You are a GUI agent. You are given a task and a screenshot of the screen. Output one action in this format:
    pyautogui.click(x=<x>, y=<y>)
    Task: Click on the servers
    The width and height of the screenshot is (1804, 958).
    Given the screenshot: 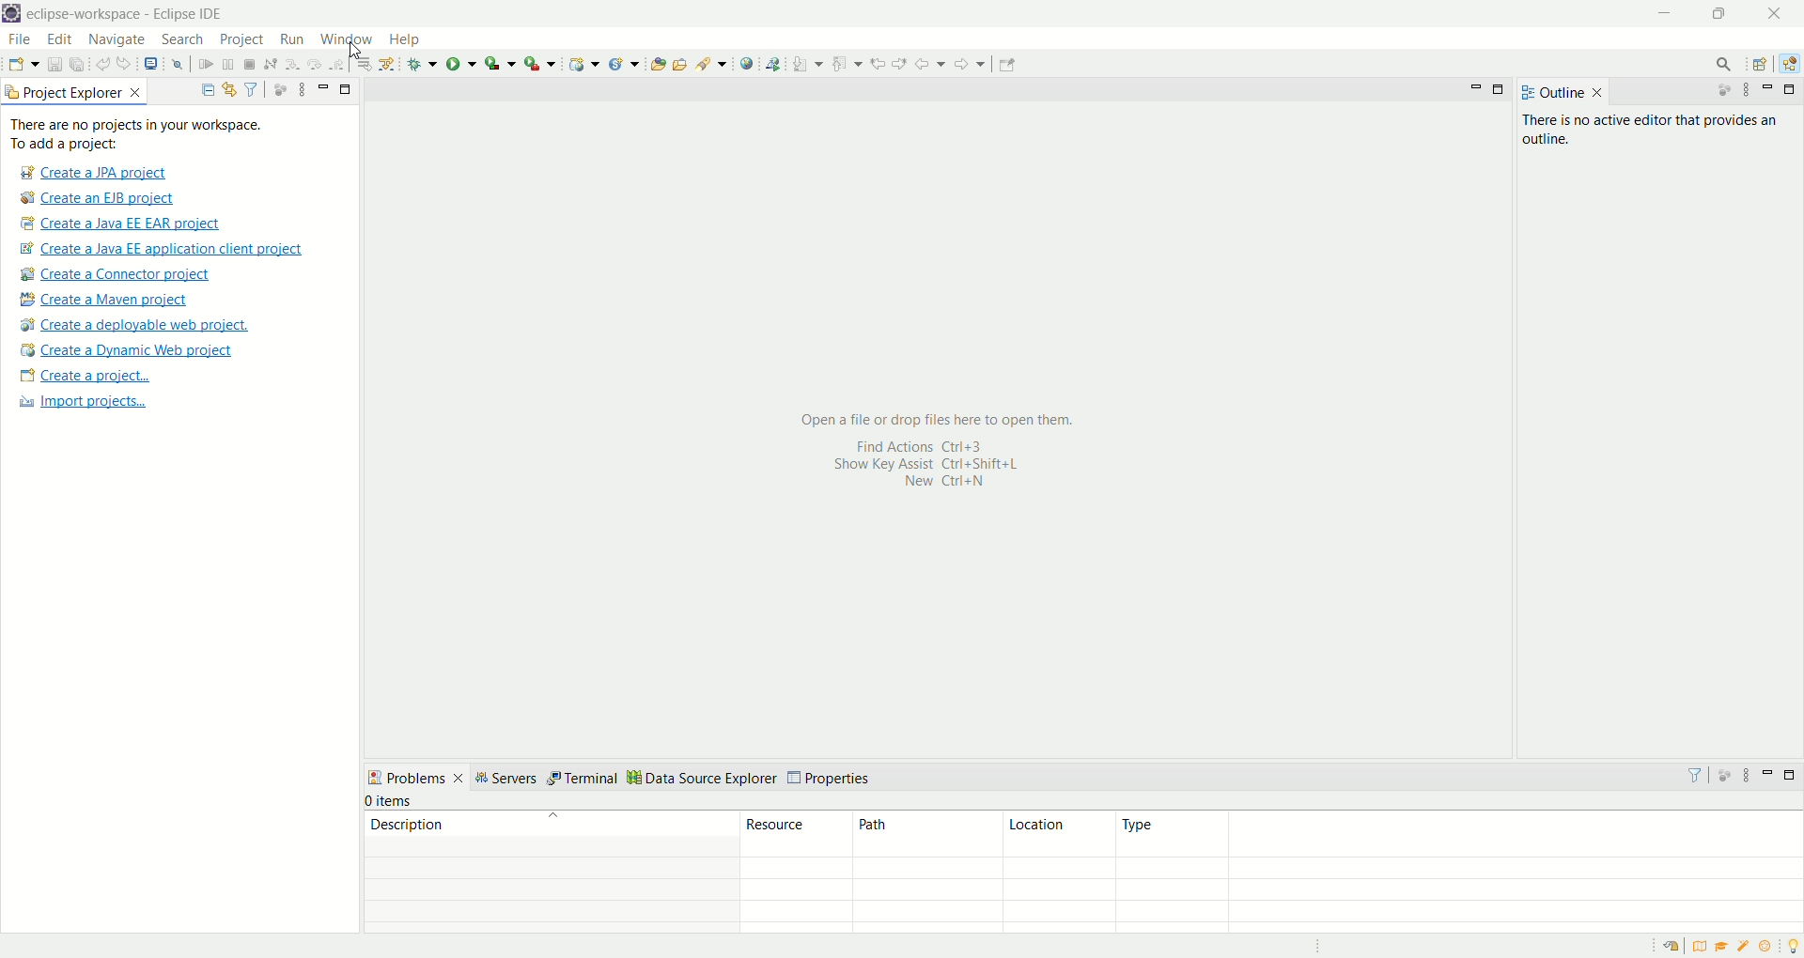 What is the action you would take?
    pyautogui.click(x=505, y=780)
    